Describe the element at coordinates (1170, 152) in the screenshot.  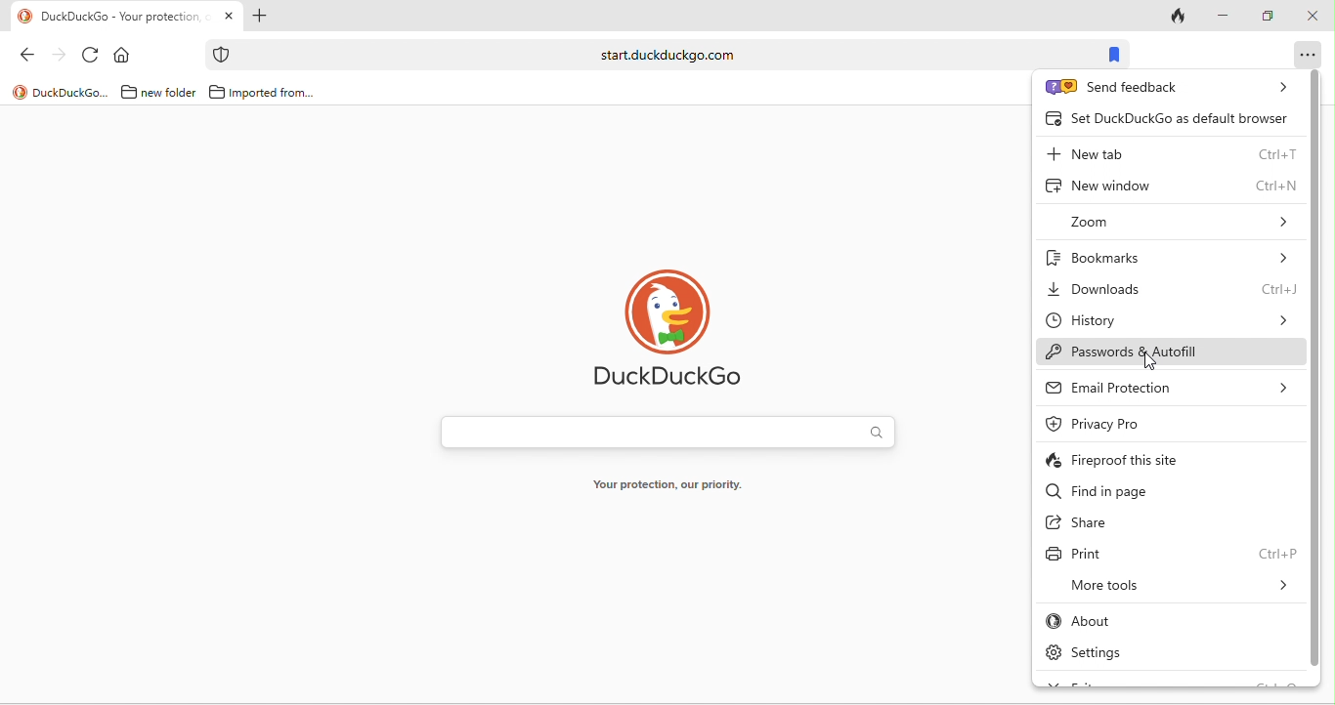
I see `new tab` at that location.